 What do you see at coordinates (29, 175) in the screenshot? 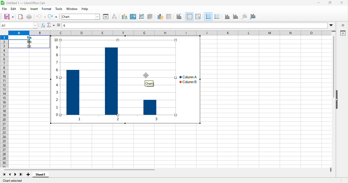
I see `new sheet` at bounding box center [29, 175].